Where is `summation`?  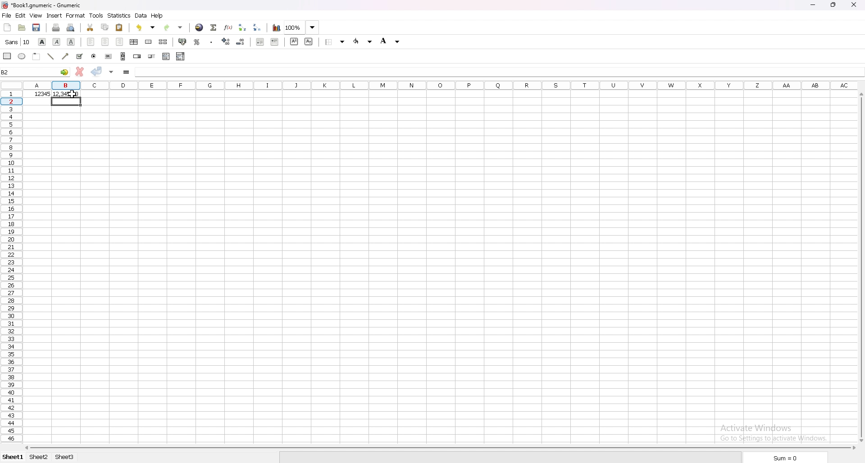 summation is located at coordinates (214, 28).